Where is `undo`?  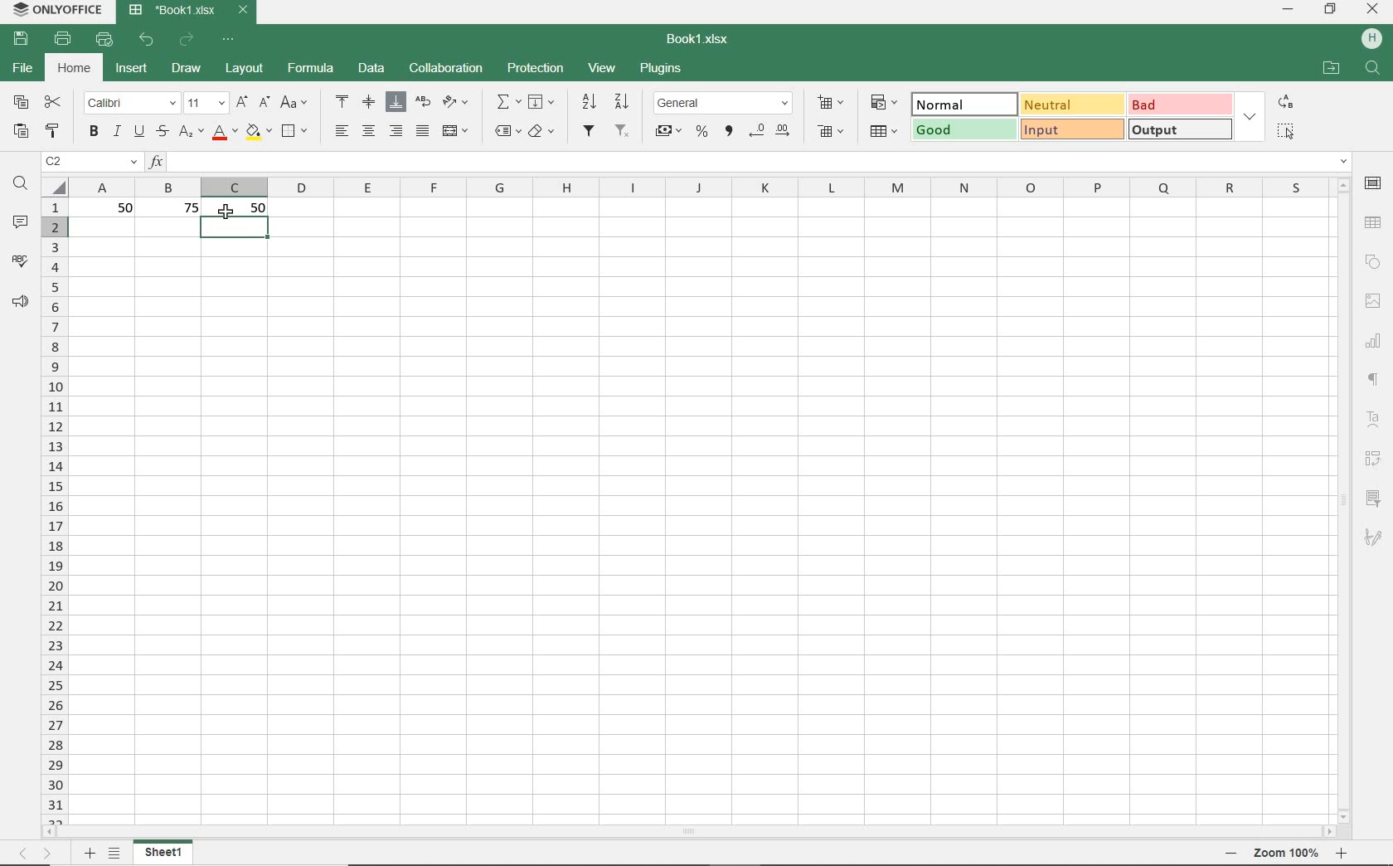
undo is located at coordinates (147, 41).